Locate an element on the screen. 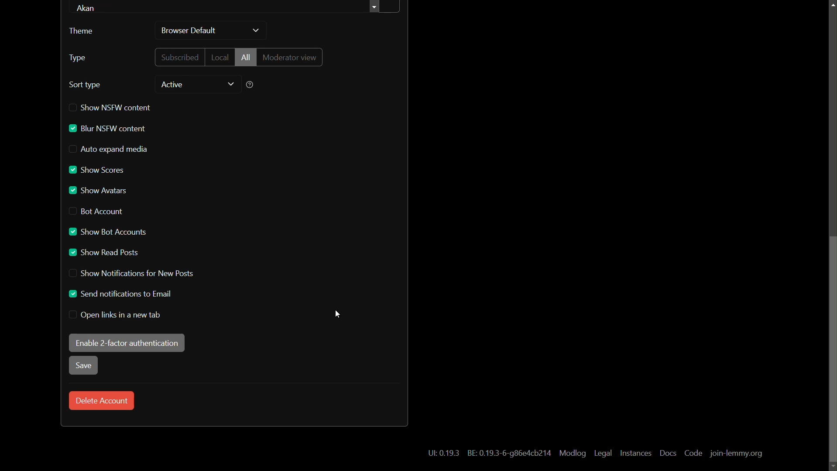  browser default is located at coordinates (189, 31).